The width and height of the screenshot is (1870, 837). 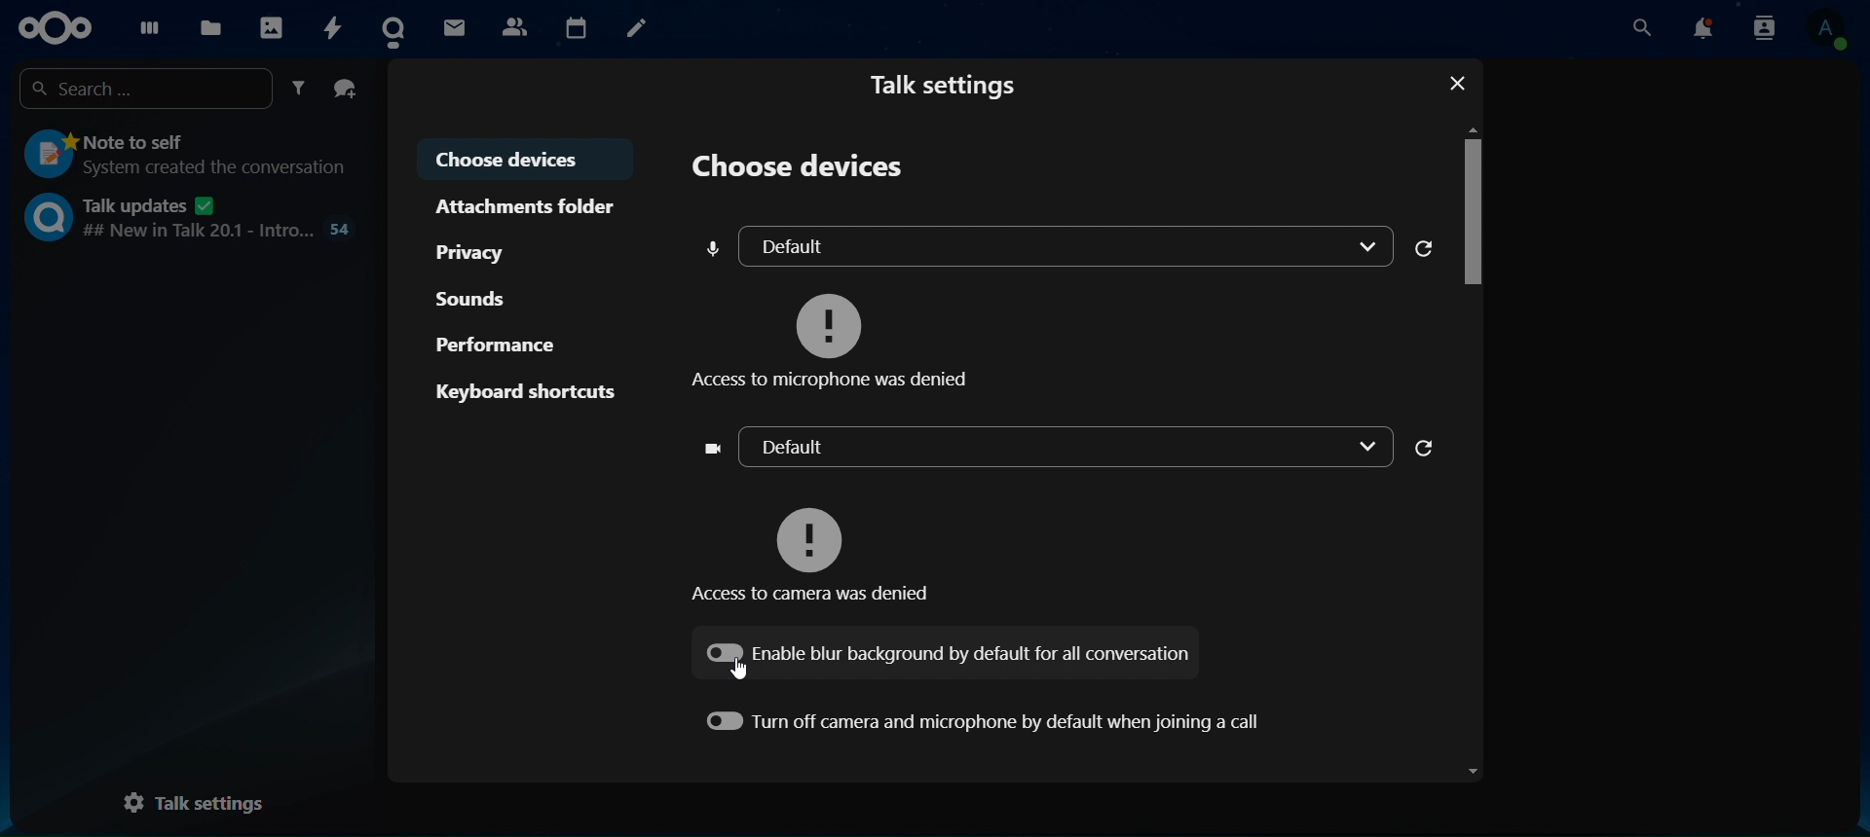 What do you see at coordinates (141, 90) in the screenshot?
I see `search` at bounding box center [141, 90].